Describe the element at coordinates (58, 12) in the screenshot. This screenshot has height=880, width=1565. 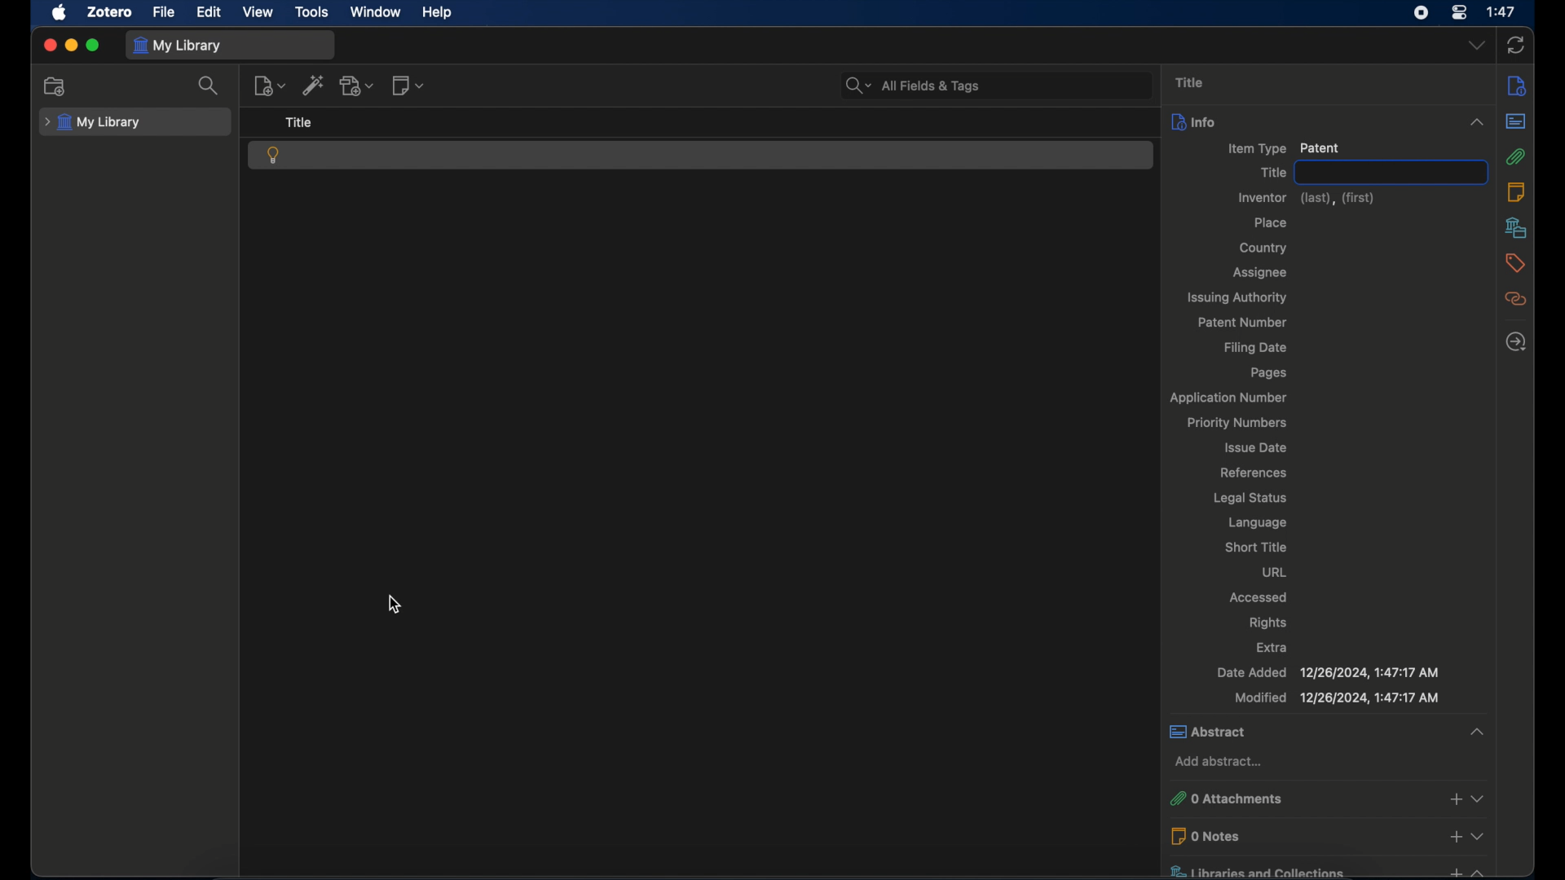
I see `apple` at that location.